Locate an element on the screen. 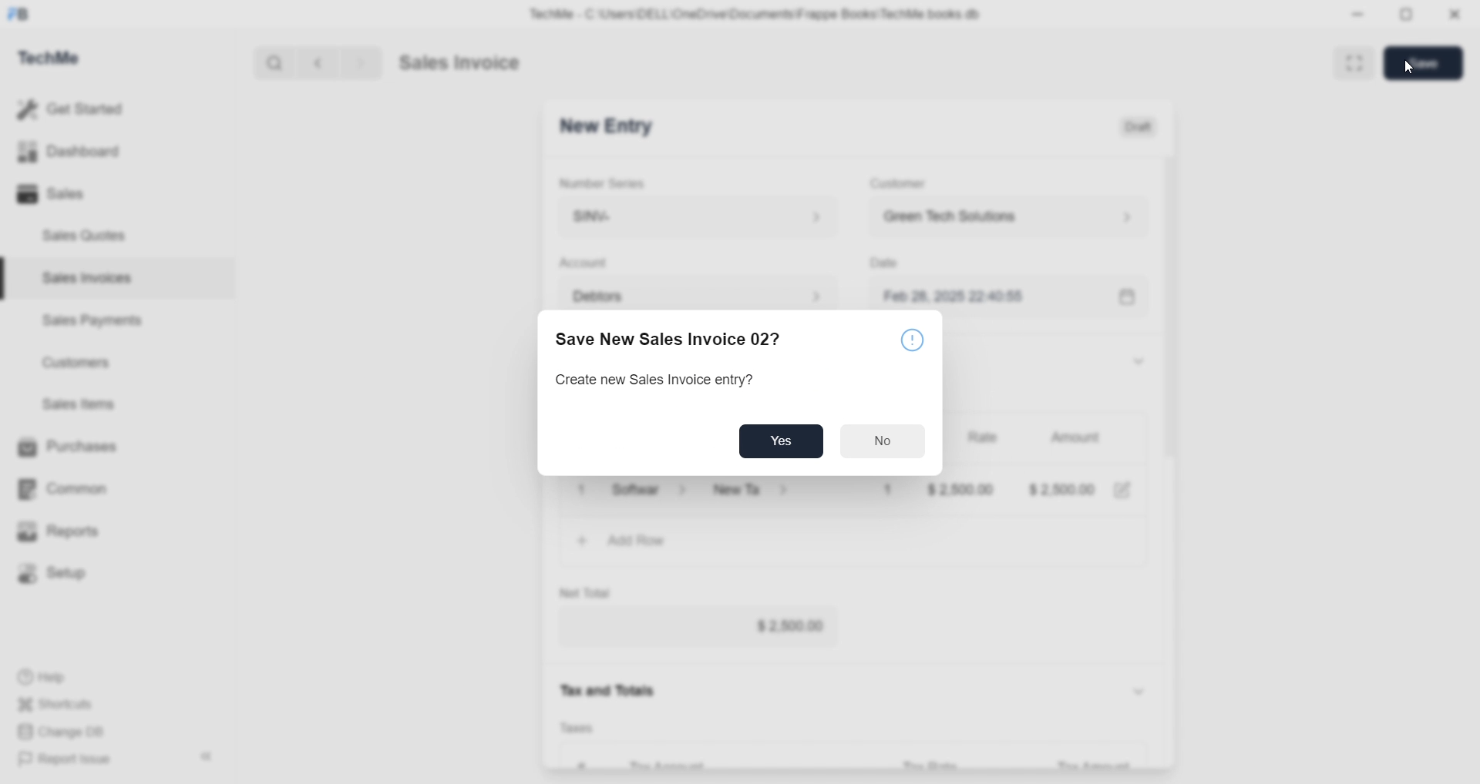 This screenshot has width=1480, height=784. cursor is located at coordinates (1408, 69).